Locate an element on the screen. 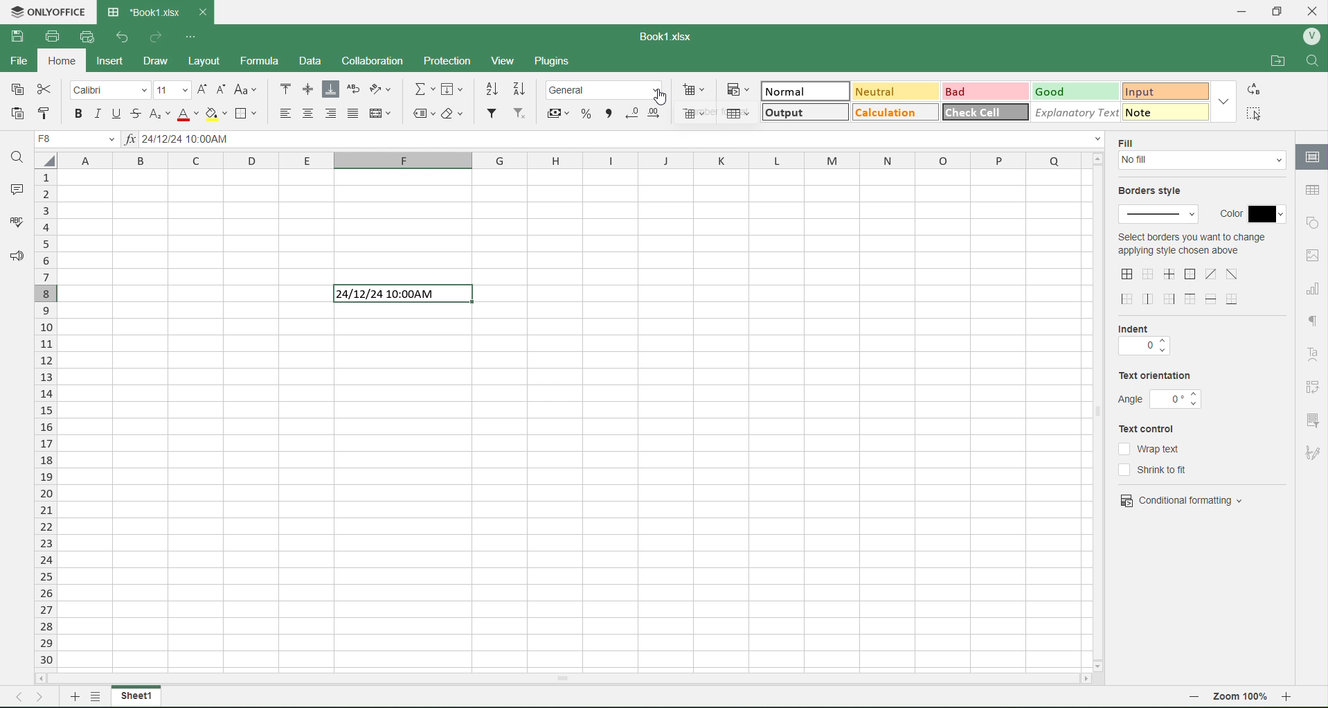 The image size is (1328, 708). zoom in is located at coordinates (1293, 700).